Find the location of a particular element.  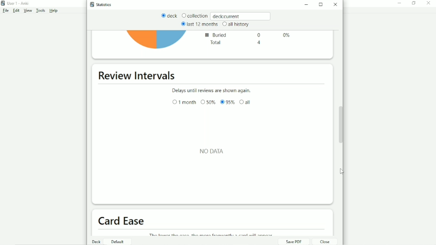

View is located at coordinates (28, 11).